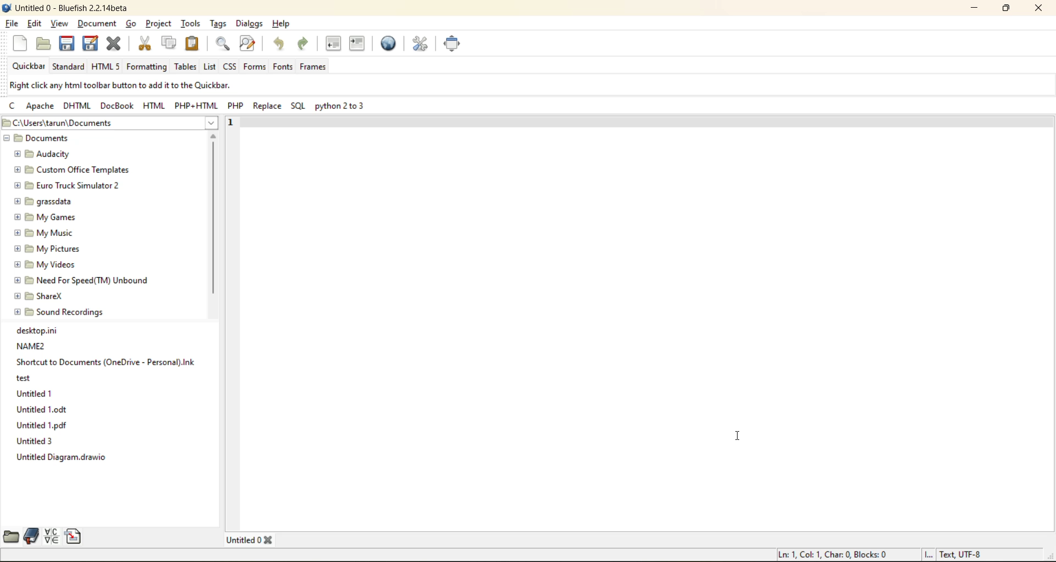 The height and width of the screenshot is (562, 1056). What do you see at coordinates (119, 86) in the screenshot?
I see `metadata` at bounding box center [119, 86].